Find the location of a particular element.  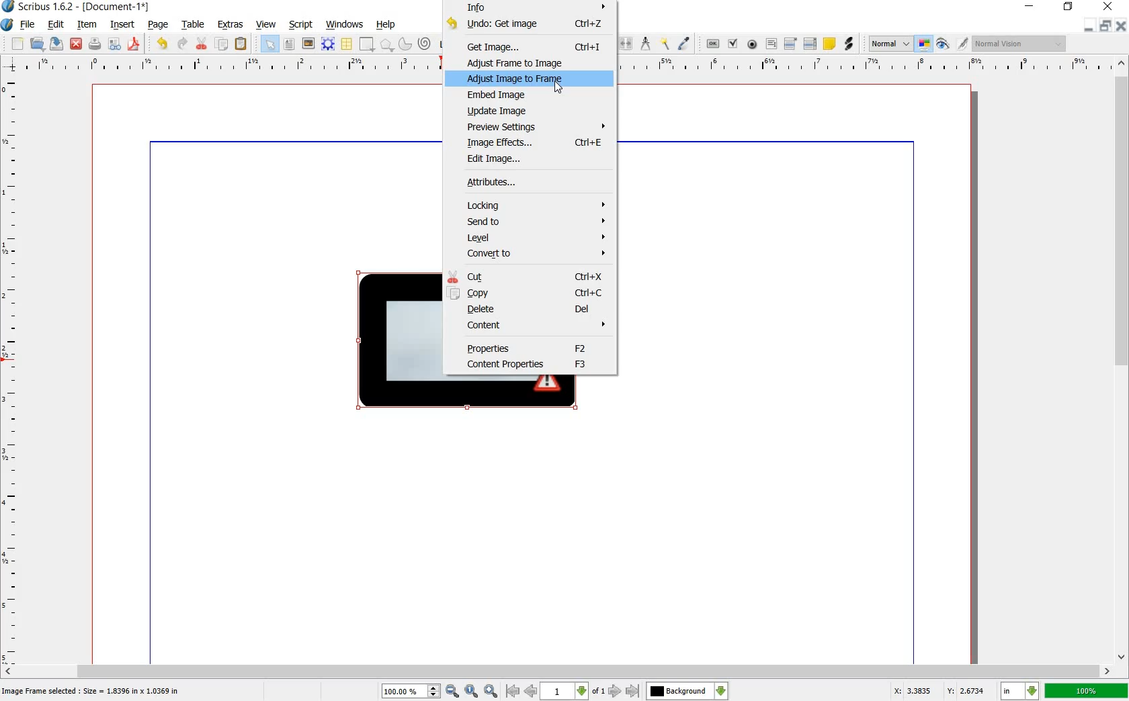

eye dropper is located at coordinates (684, 43).